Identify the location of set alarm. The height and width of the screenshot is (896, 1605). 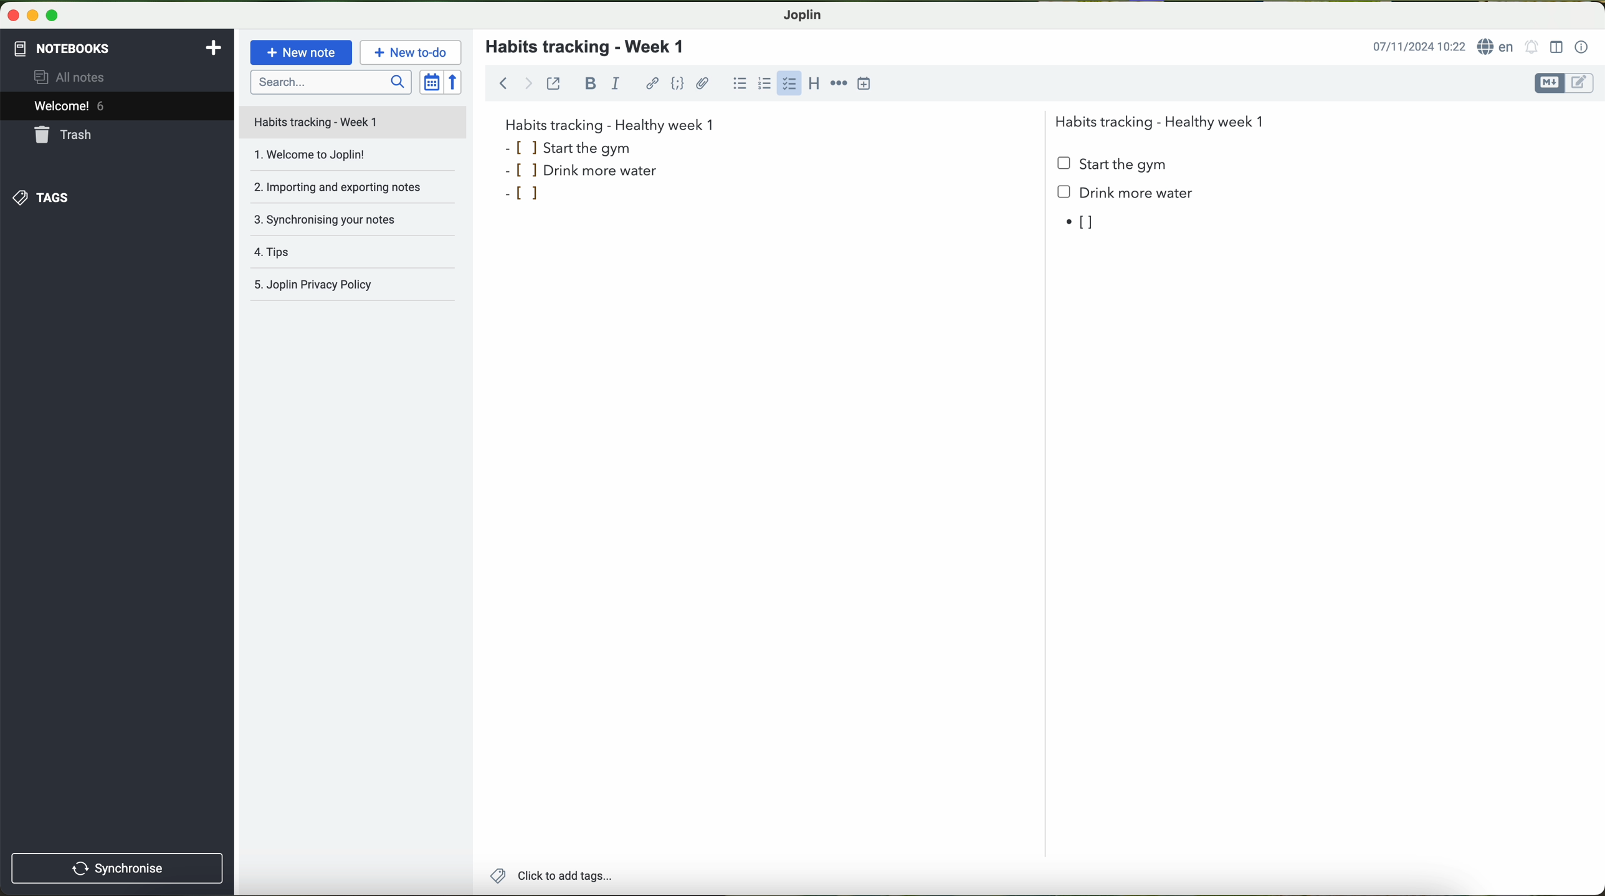
(1532, 46).